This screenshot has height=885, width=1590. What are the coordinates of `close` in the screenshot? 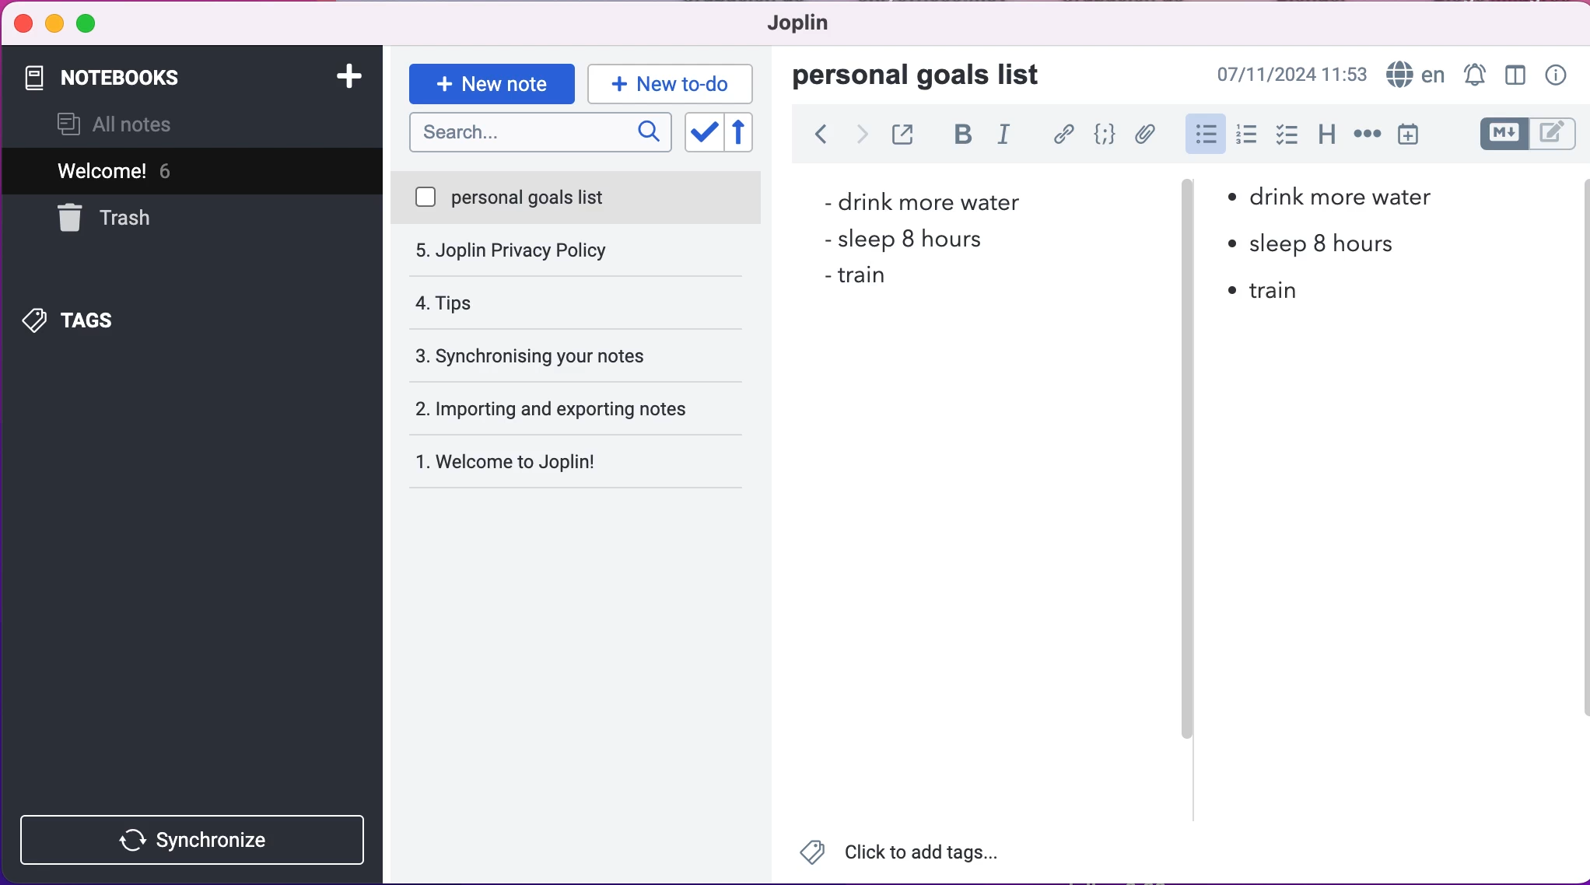 It's located at (23, 23).